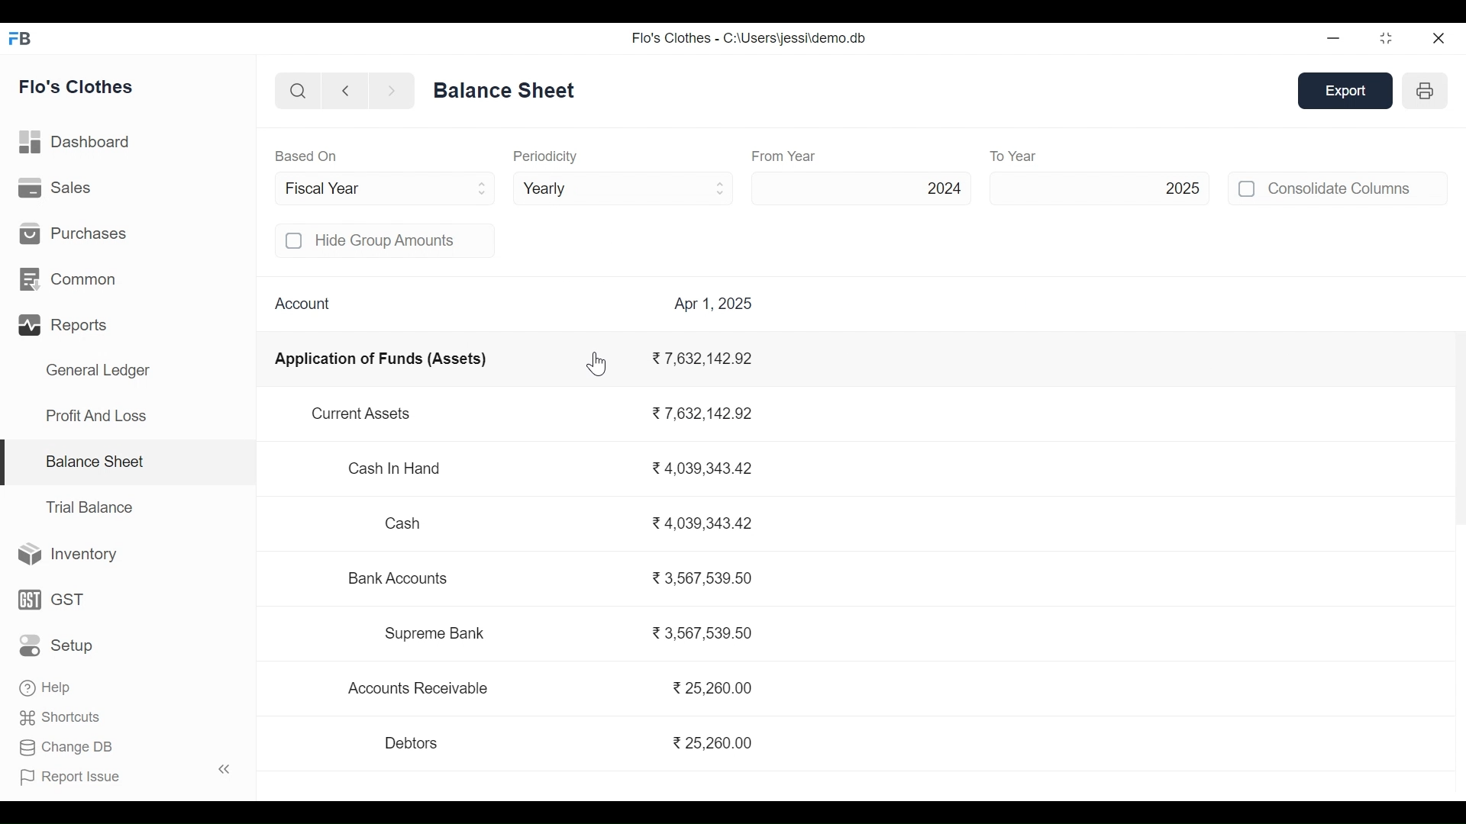  What do you see at coordinates (53, 599) in the screenshot?
I see `gst` at bounding box center [53, 599].